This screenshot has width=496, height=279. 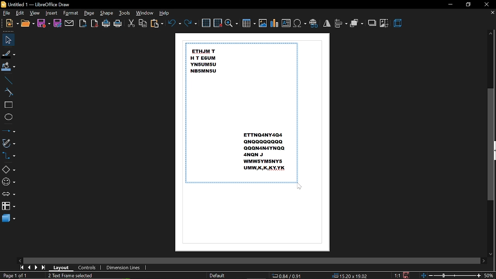 What do you see at coordinates (83, 24) in the screenshot?
I see `Export` at bounding box center [83, 24].